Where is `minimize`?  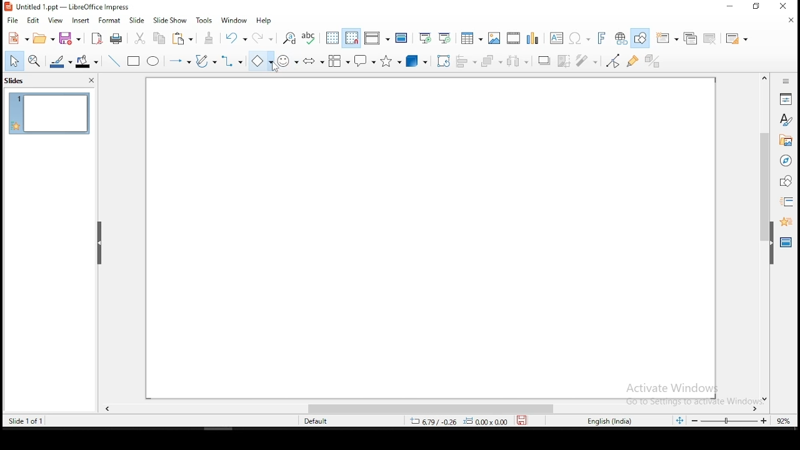 minimize is located at coordinates (727, 7).